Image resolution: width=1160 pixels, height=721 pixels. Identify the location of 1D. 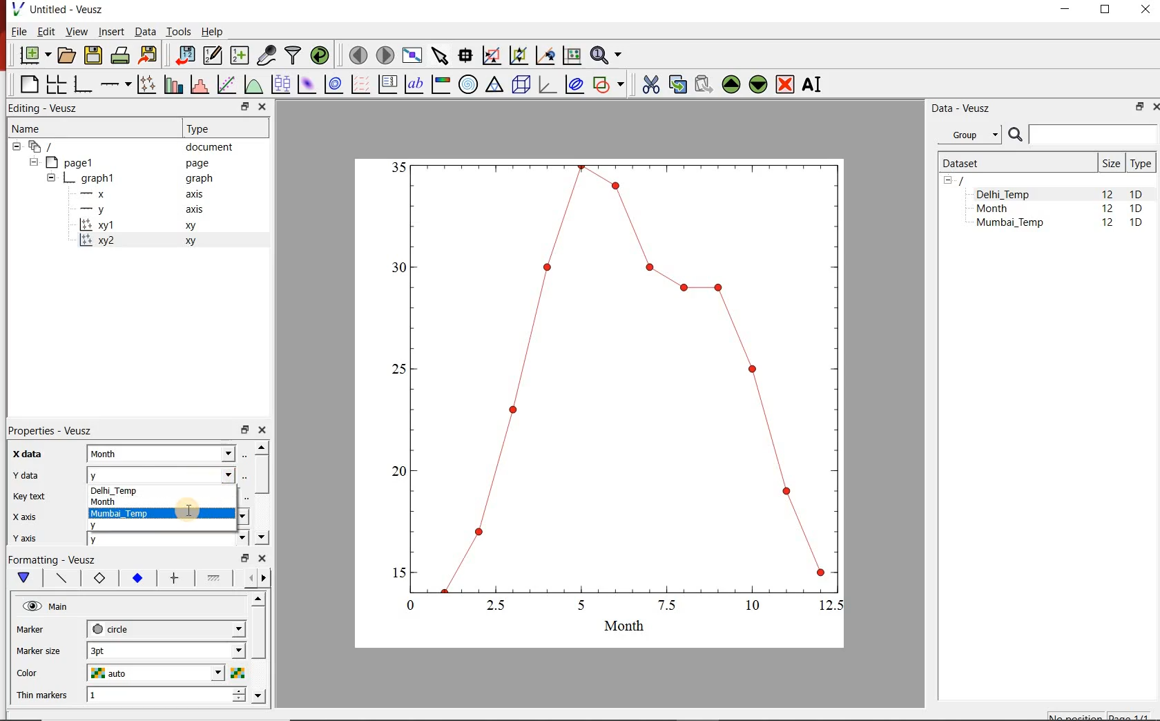
(1137, 194).